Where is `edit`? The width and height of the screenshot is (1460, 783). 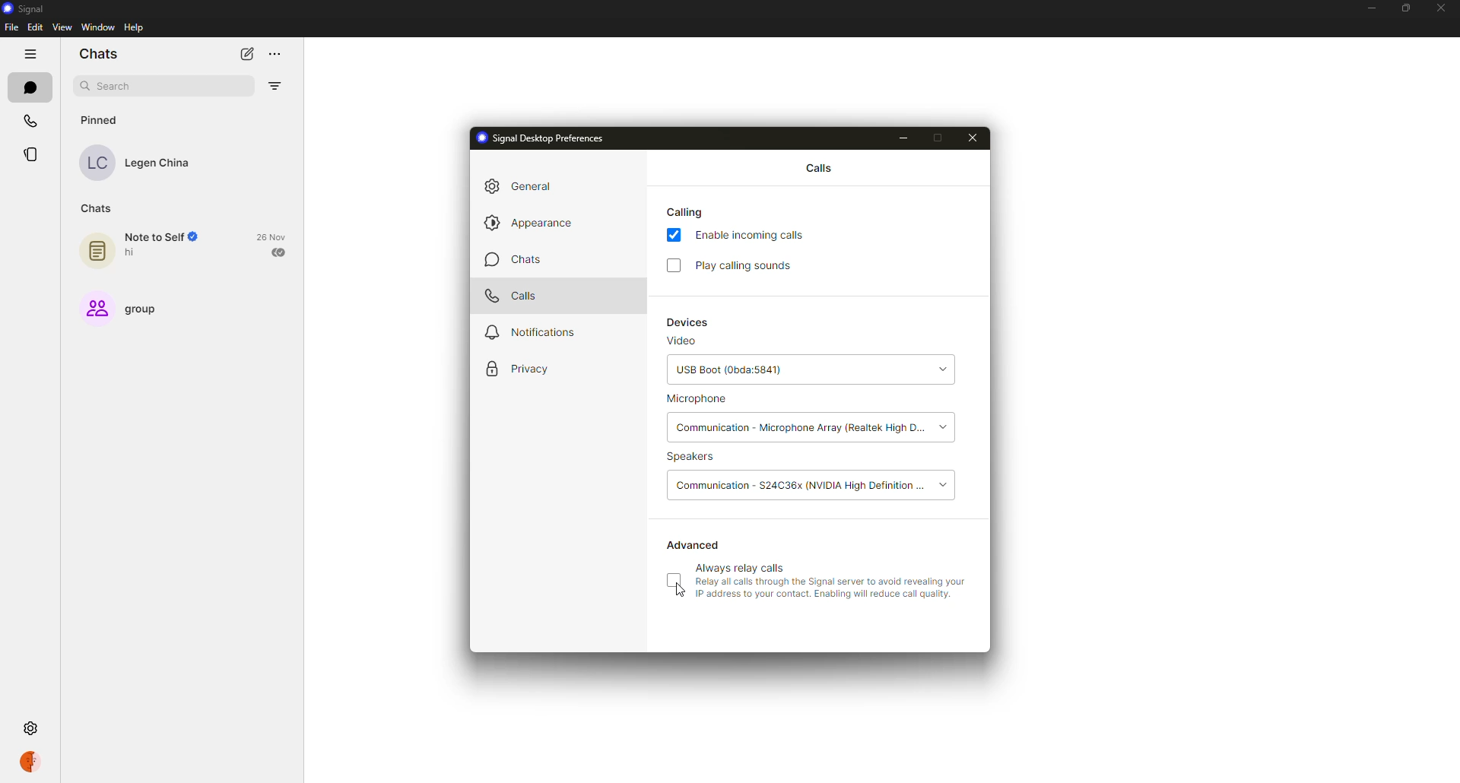 edit is located at coordinates (34, 29).